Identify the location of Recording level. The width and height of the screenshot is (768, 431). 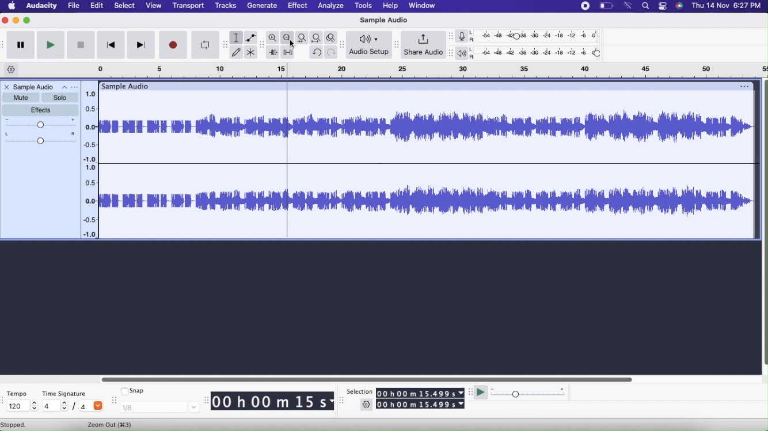
(541, 37).